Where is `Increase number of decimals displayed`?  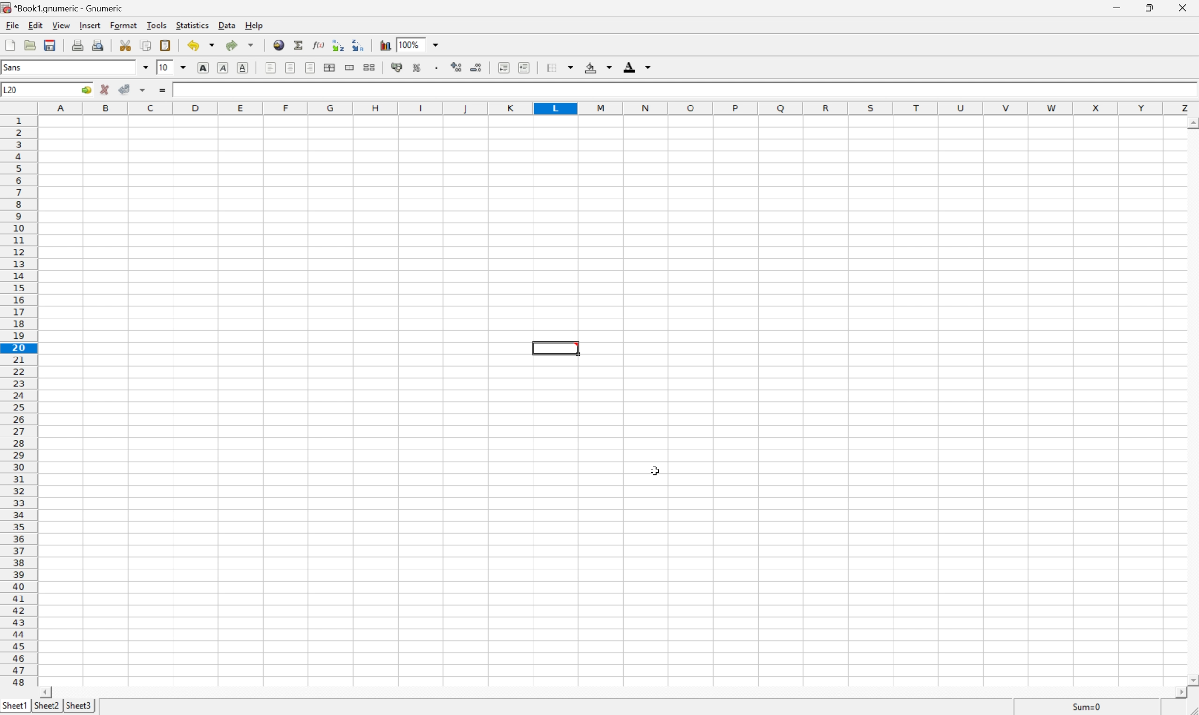 Increase number of decimals displayed is located at coordinates (457, 67).